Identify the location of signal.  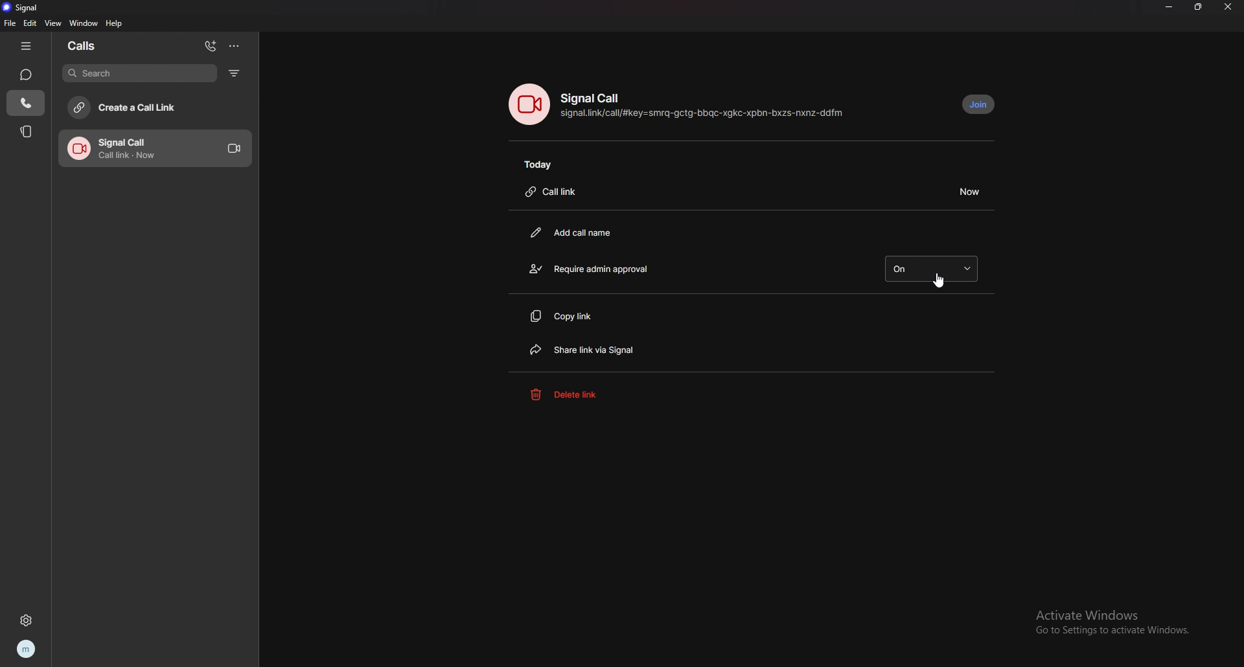
(25, 8).